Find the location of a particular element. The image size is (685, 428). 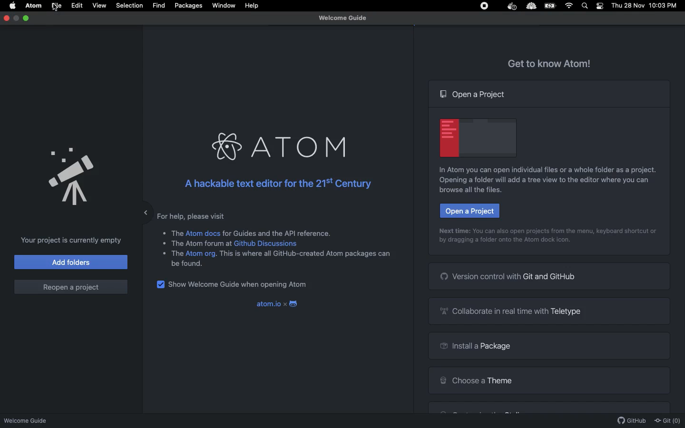

Selection is located at coordinates (129, 6).